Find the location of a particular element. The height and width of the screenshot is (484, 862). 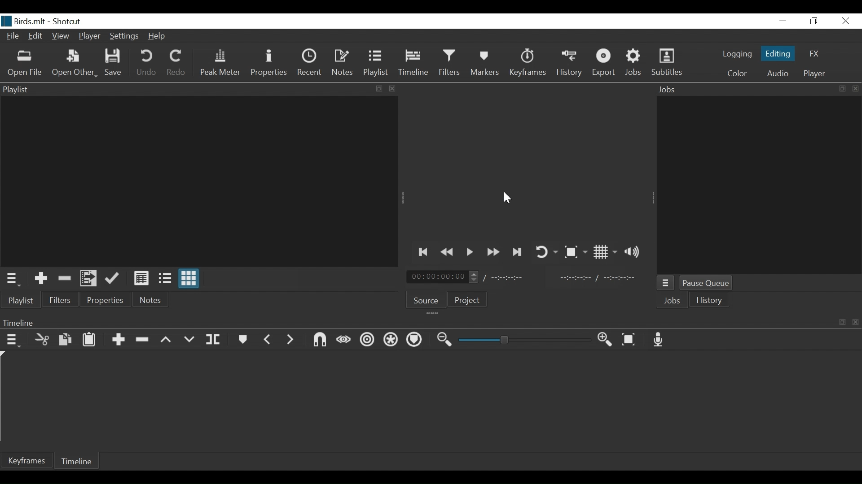

Timeline Panel is located at coordinates (431, 323).